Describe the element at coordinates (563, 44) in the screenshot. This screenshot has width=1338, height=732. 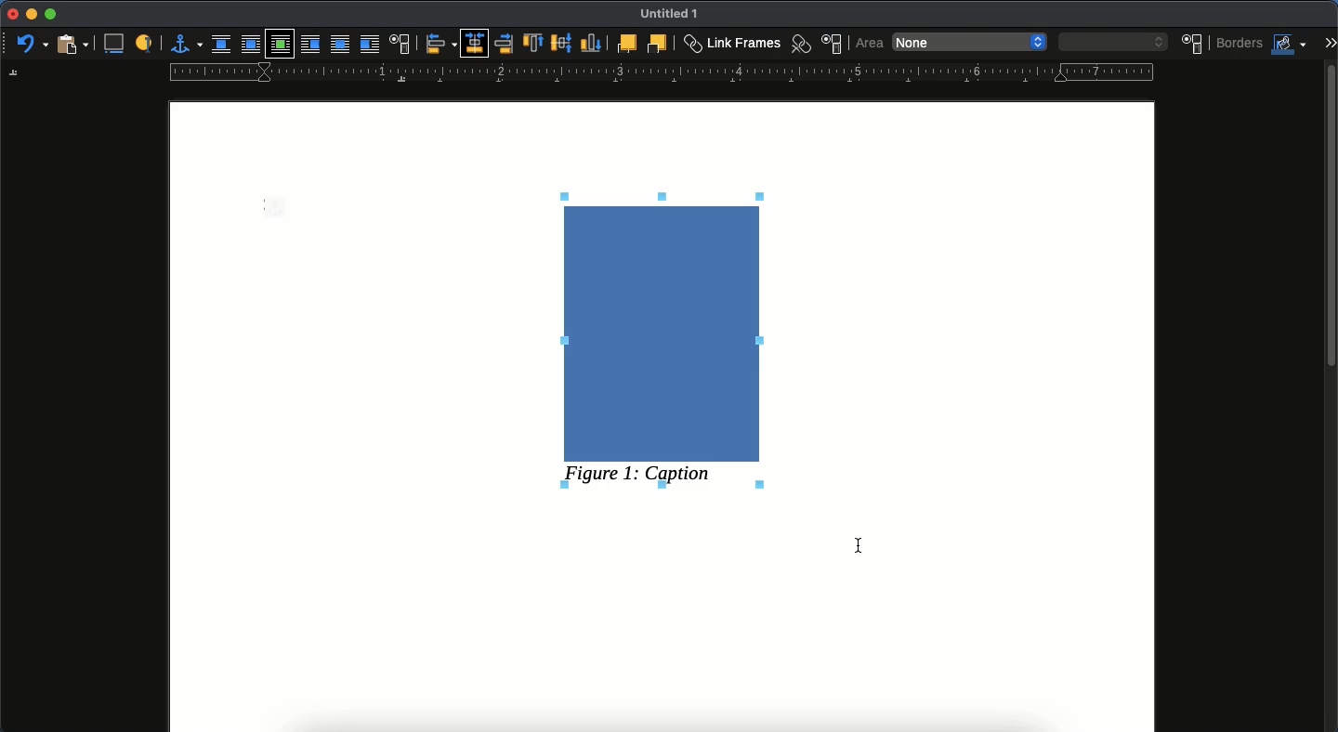
I see `middle to anchor` at that location.